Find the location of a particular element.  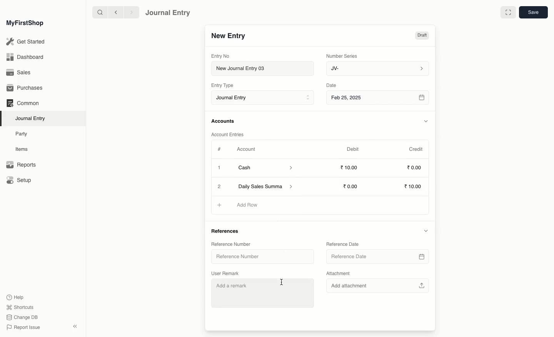

Date is located at coordinates (332, 85).